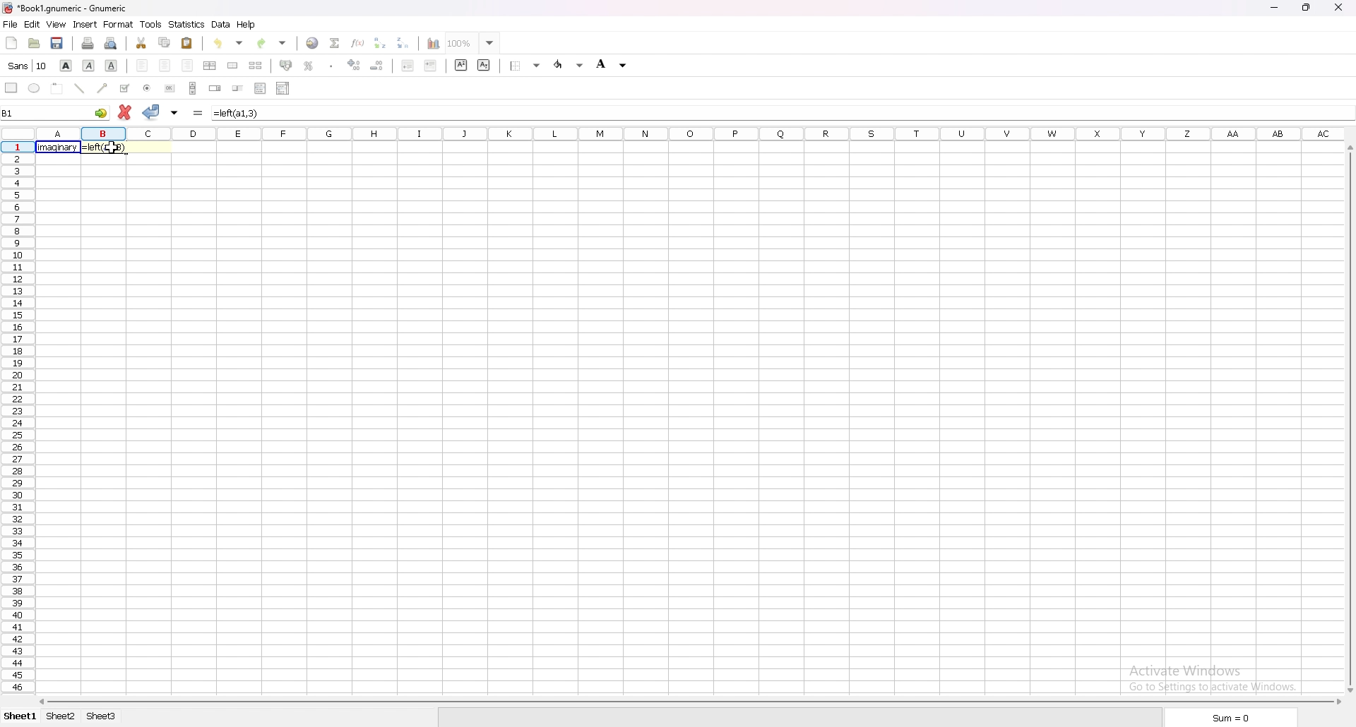 This screenshot has height=727, width=1356. What do you see at coordinates (238, 88) in the screenshot?
I see `slider` at bounding box center [238, 88].